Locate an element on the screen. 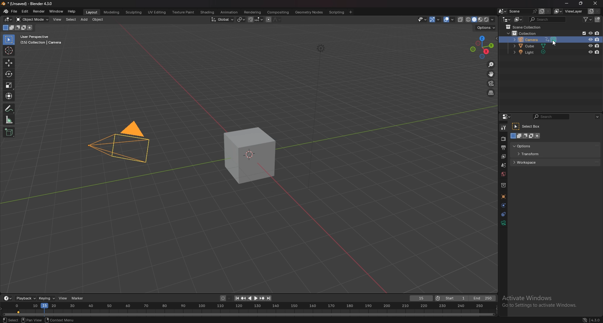 The width and height of the screenshot is (603, 323). jump to keyframe is located at coordinates (243, 298).